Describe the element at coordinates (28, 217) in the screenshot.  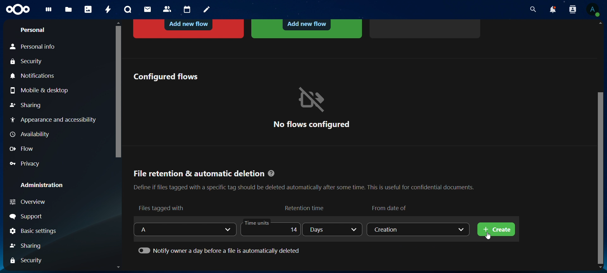
I see `support` at that location.